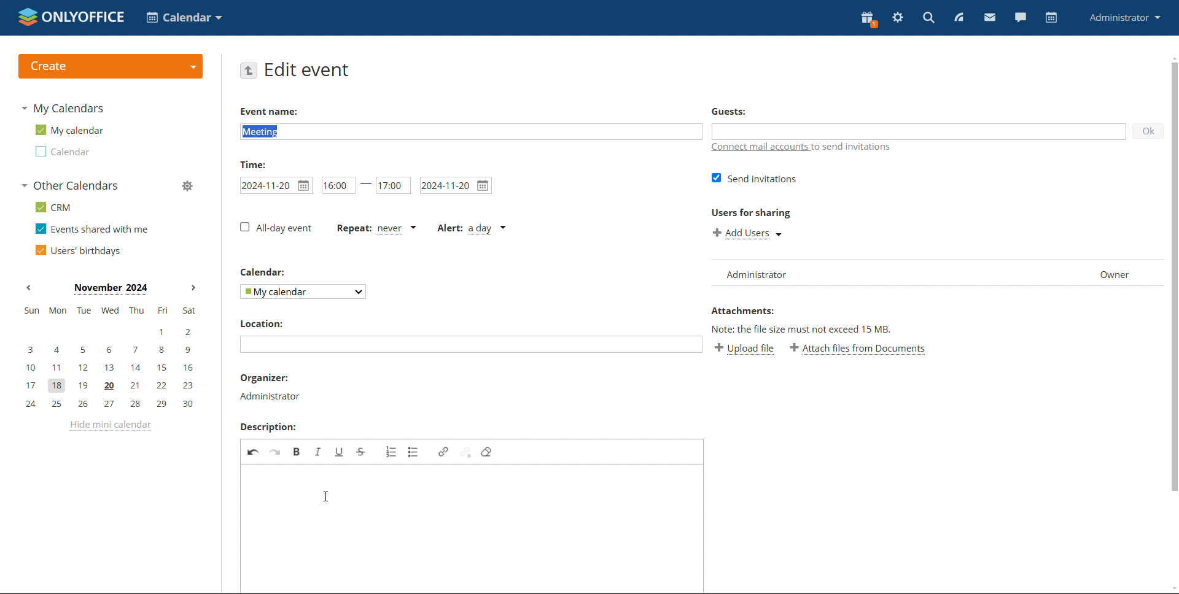 The image size is (1179, 594). I want to click on send invitations, so click(753, 178).